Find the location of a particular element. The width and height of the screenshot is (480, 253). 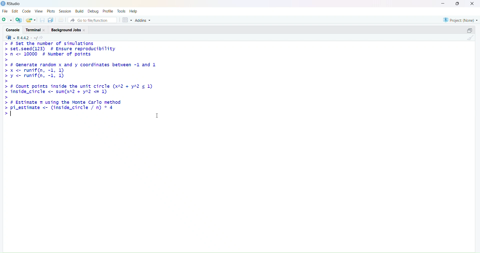

Console is located at coordinates (13, 30).